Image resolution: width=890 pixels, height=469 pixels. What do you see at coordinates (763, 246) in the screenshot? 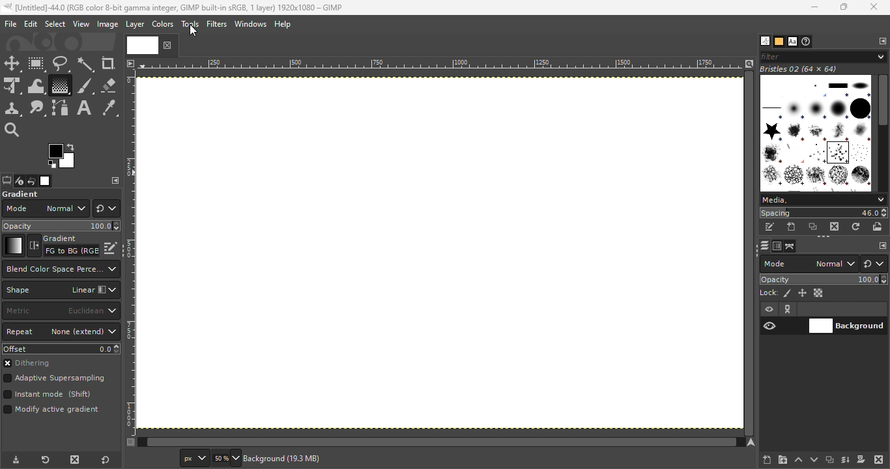
I see `Open the layers dialog` at bounding box center [763, 246].